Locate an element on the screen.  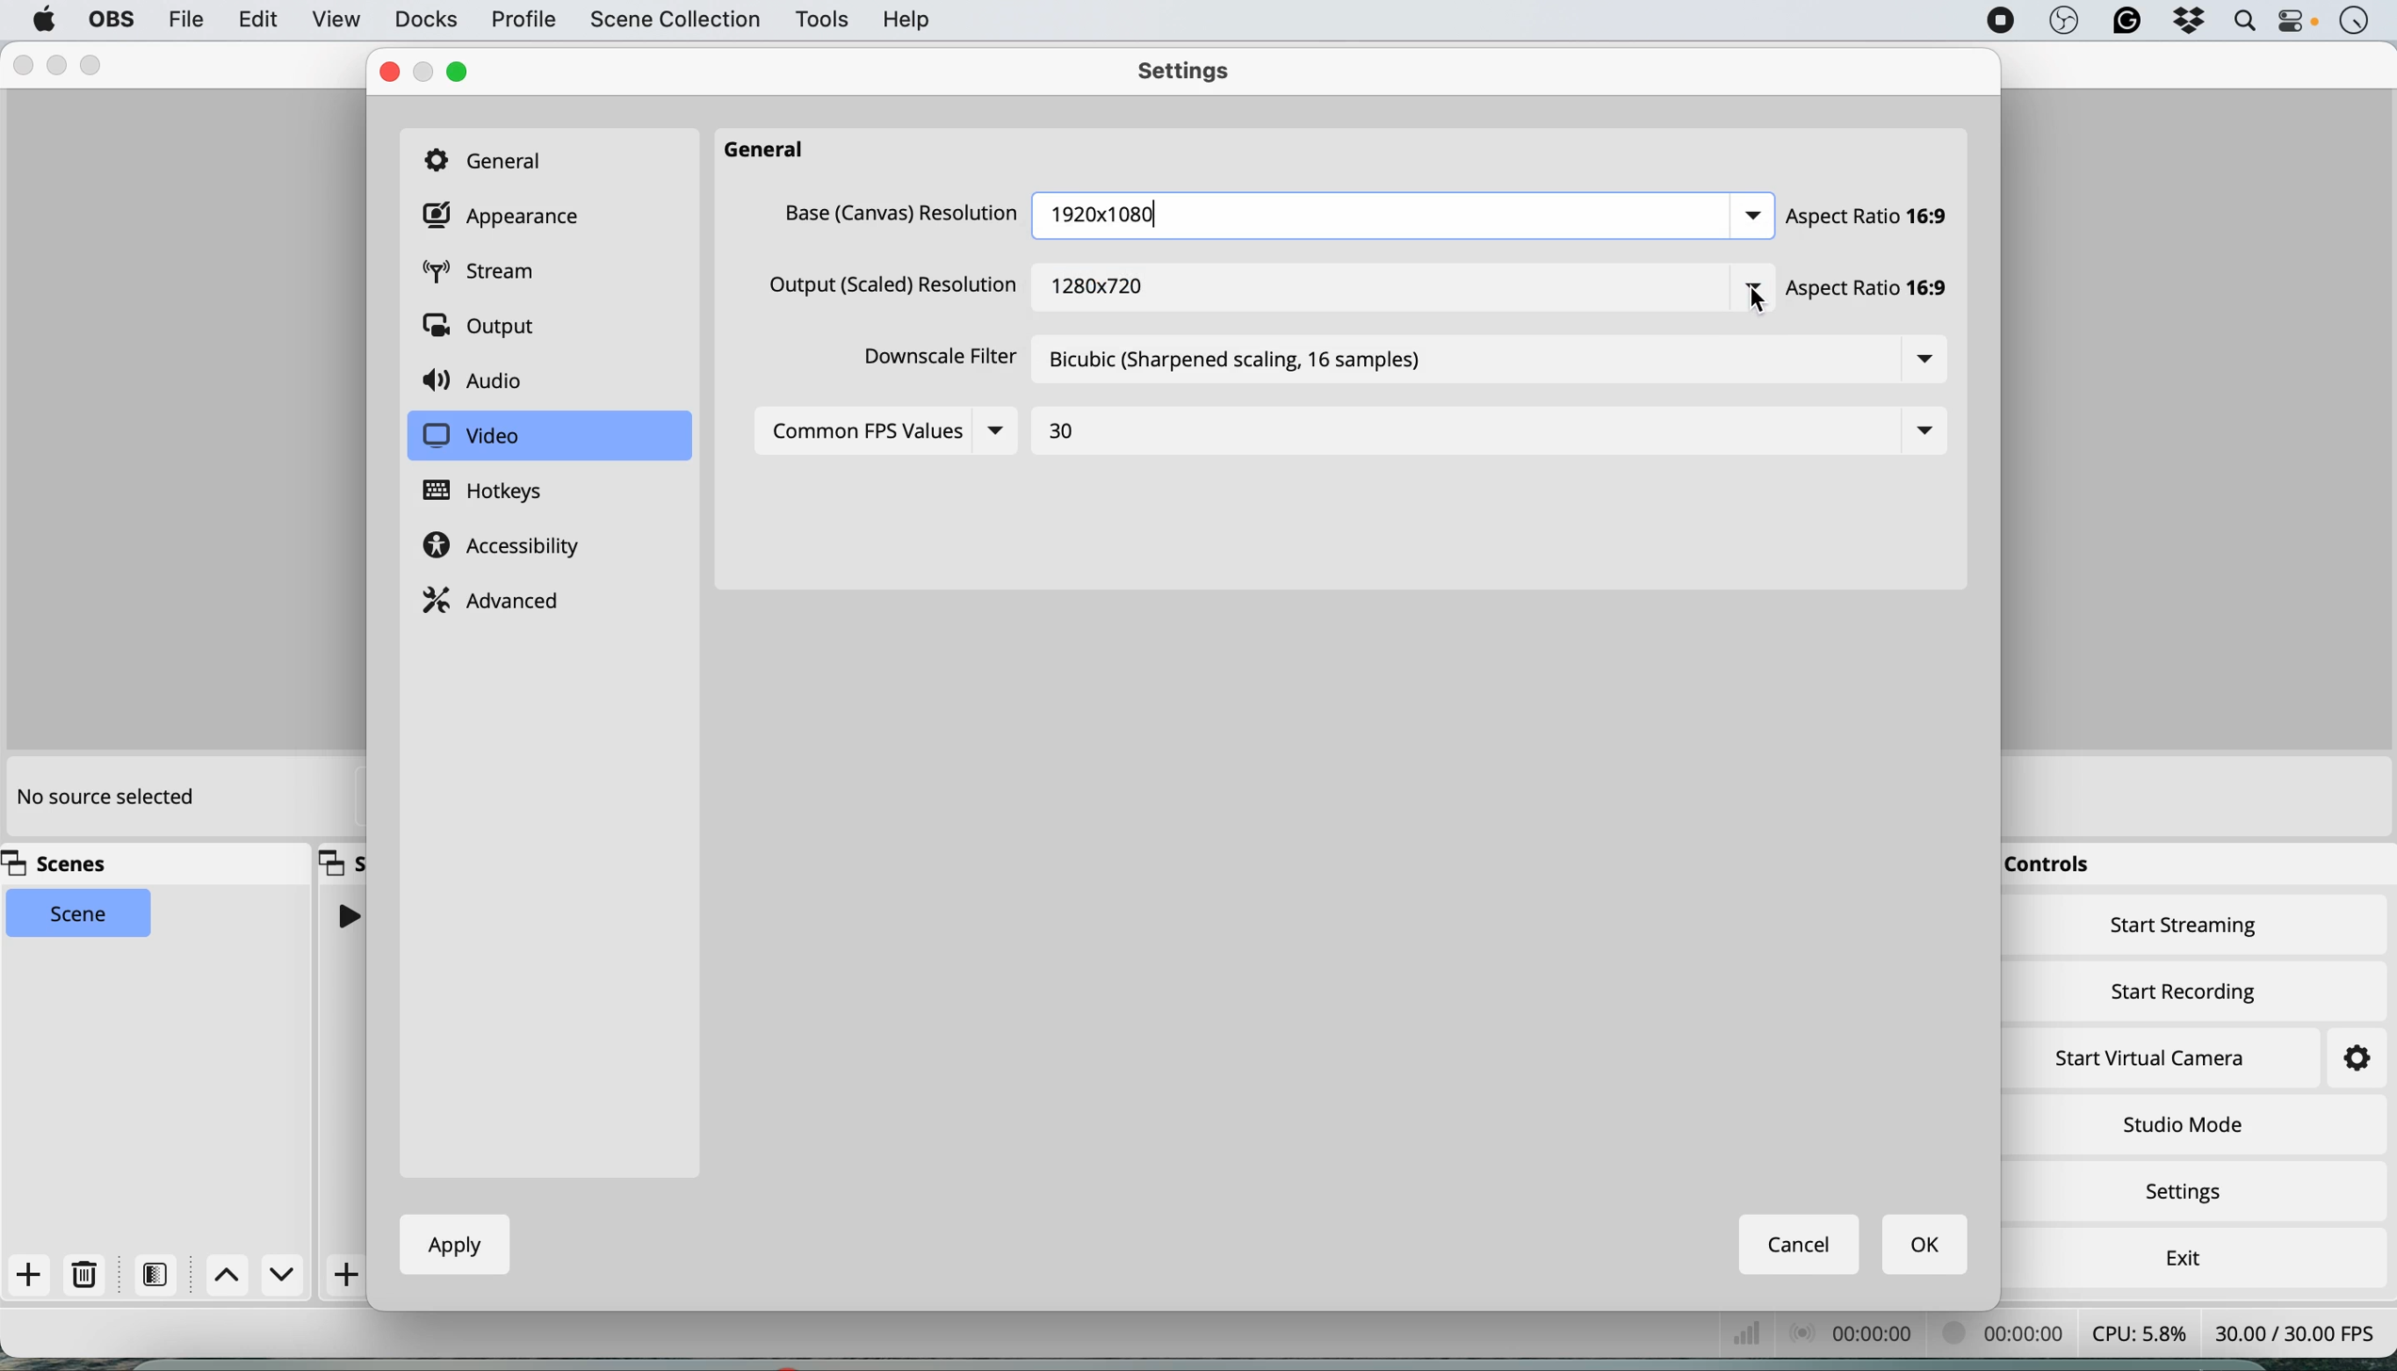
maximise is located at coordinates (95, 62).